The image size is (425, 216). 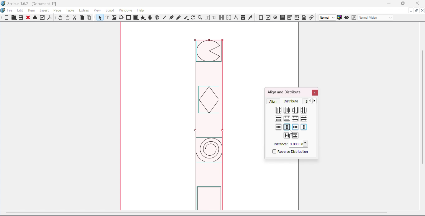 What do you see at coordinates (75, 18) in the screenshot?
I see `Cut` at bounding box center [75, 18].